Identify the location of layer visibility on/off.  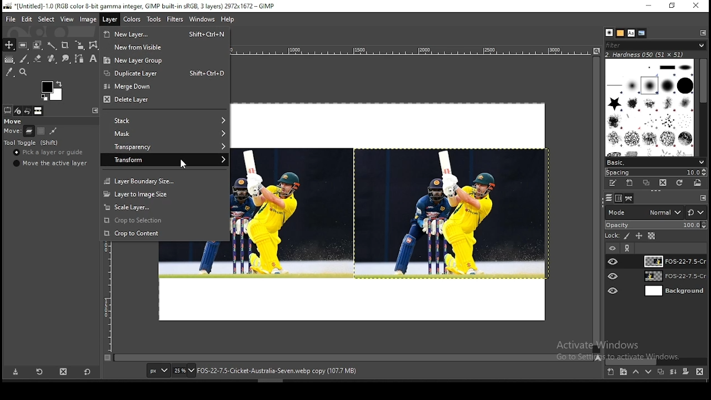
(614, 276).